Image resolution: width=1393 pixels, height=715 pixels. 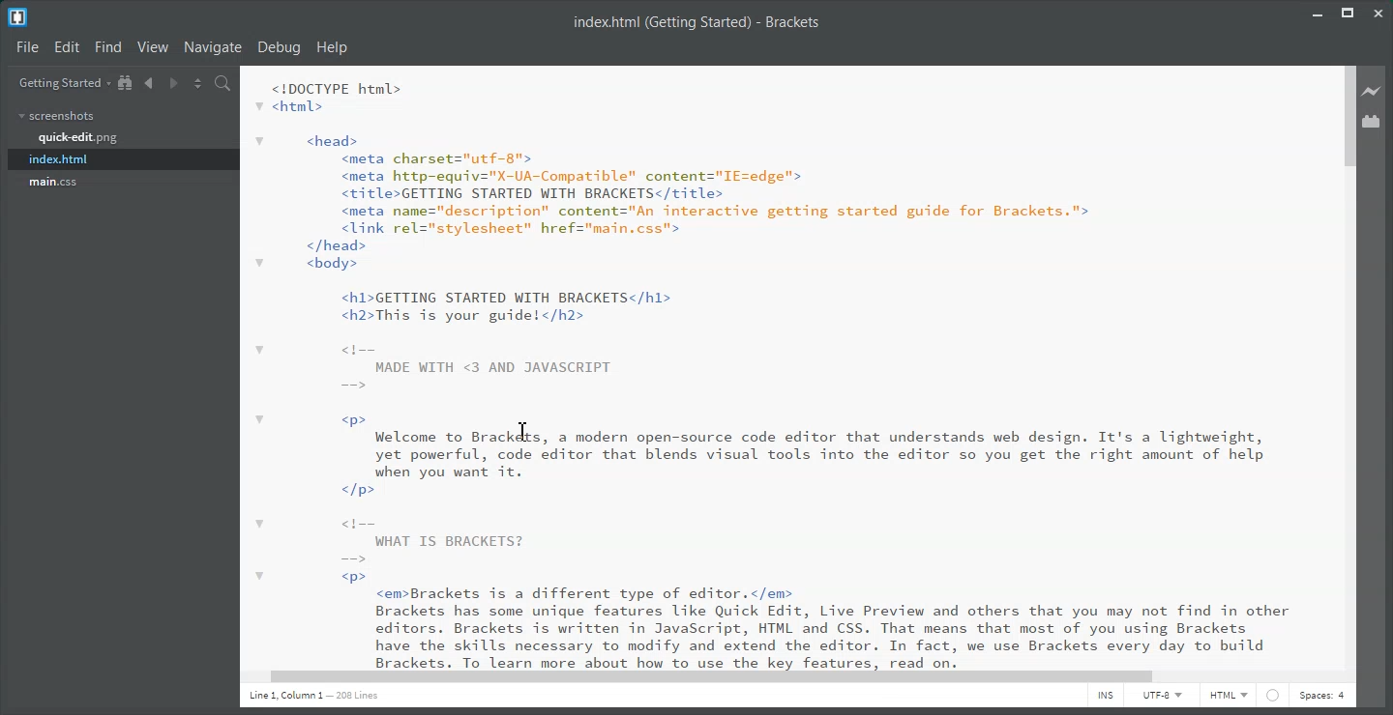 What do you see at coordinates (127, 83) in the screenshot?
I see `Show in file tree` at bounding box center [127, 83].